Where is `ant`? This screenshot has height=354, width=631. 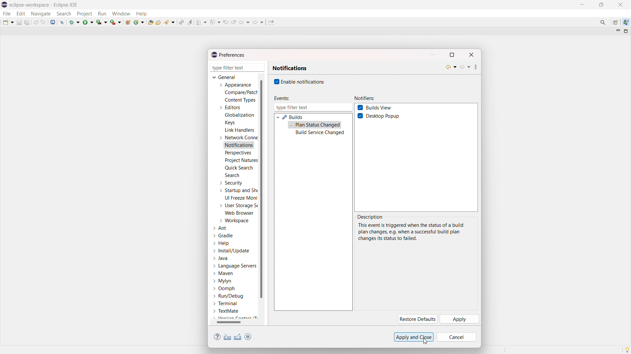
ant is located at coordinates (221, 228).